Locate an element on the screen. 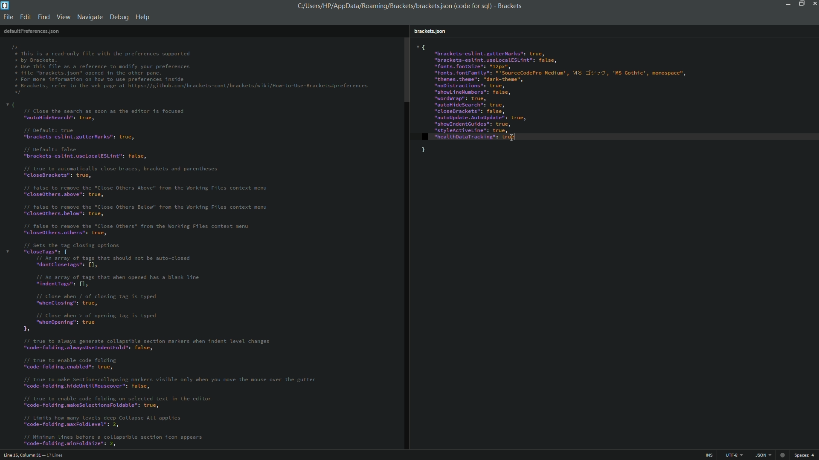 This screenshot has width=819, height=460. File menu is located at coordinates (8, 18).